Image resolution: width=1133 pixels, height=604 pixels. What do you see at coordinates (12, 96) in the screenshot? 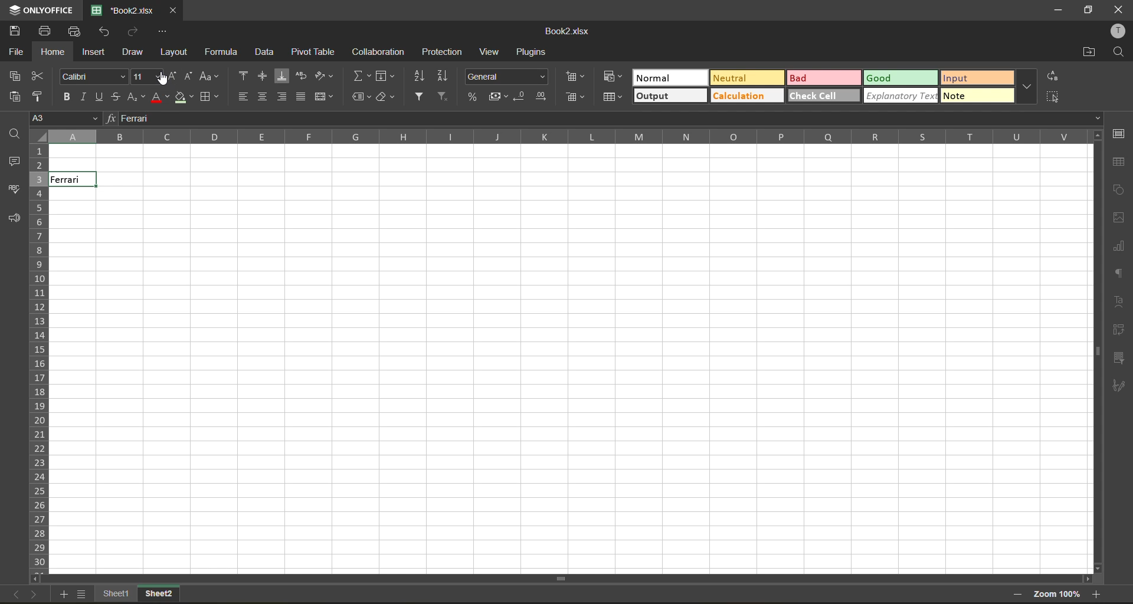
I see `paste` at bounding box center [12, 96].